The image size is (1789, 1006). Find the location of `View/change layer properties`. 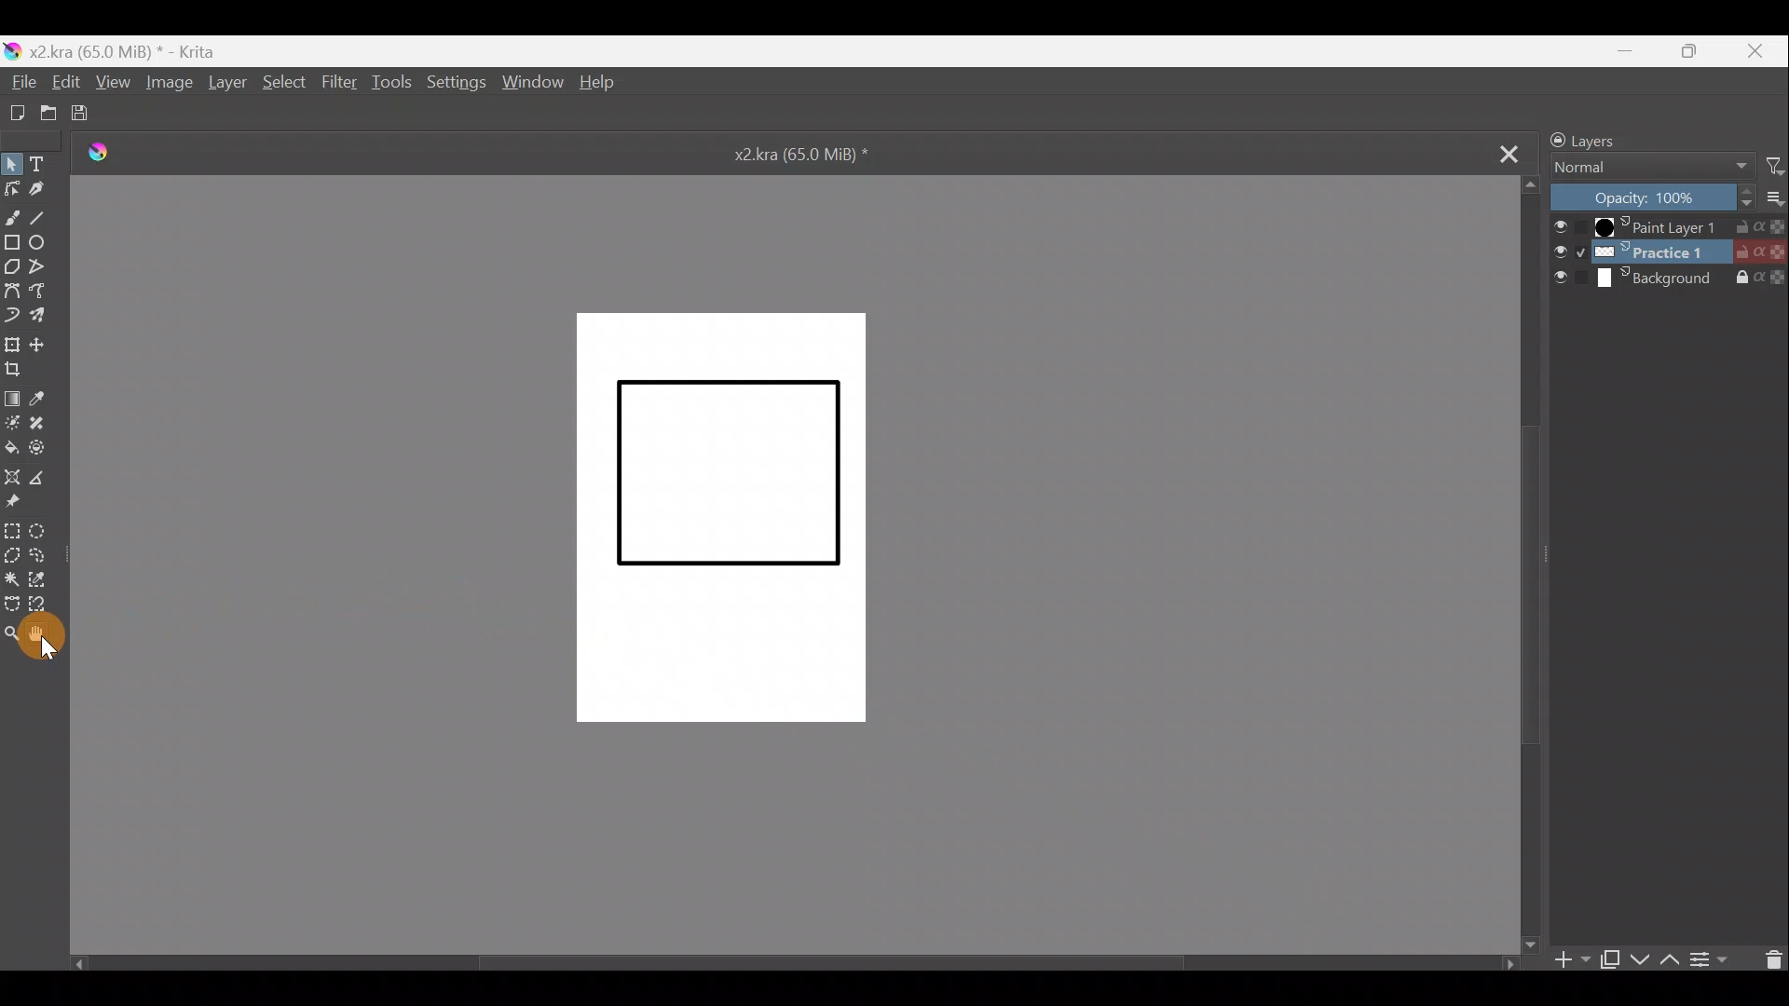

View/change layer properties is located at coordinates (1712, 959).